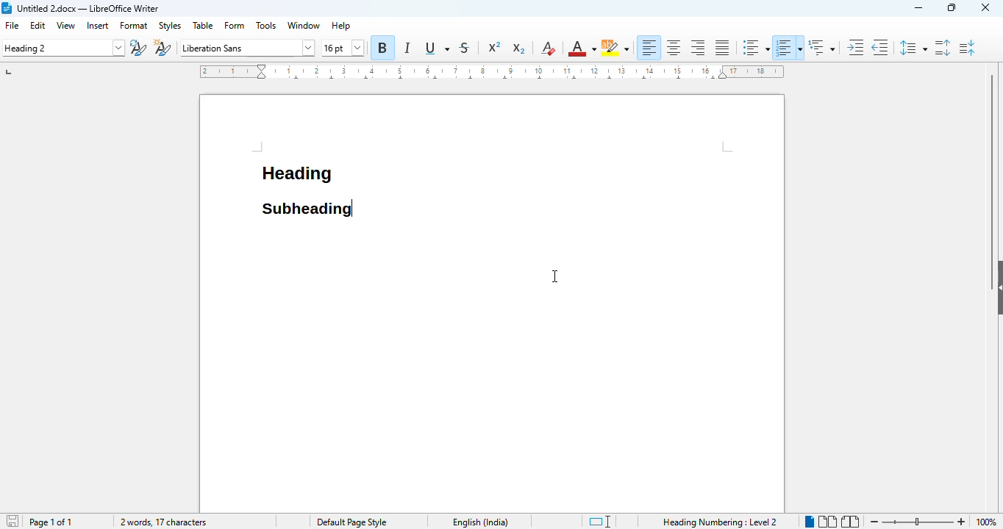 This screenshot has height=529, width=1003. What do you see at coordinates (880, 47) in the screenshot?
I see `decrease indent` at bounding box center [880, 47].